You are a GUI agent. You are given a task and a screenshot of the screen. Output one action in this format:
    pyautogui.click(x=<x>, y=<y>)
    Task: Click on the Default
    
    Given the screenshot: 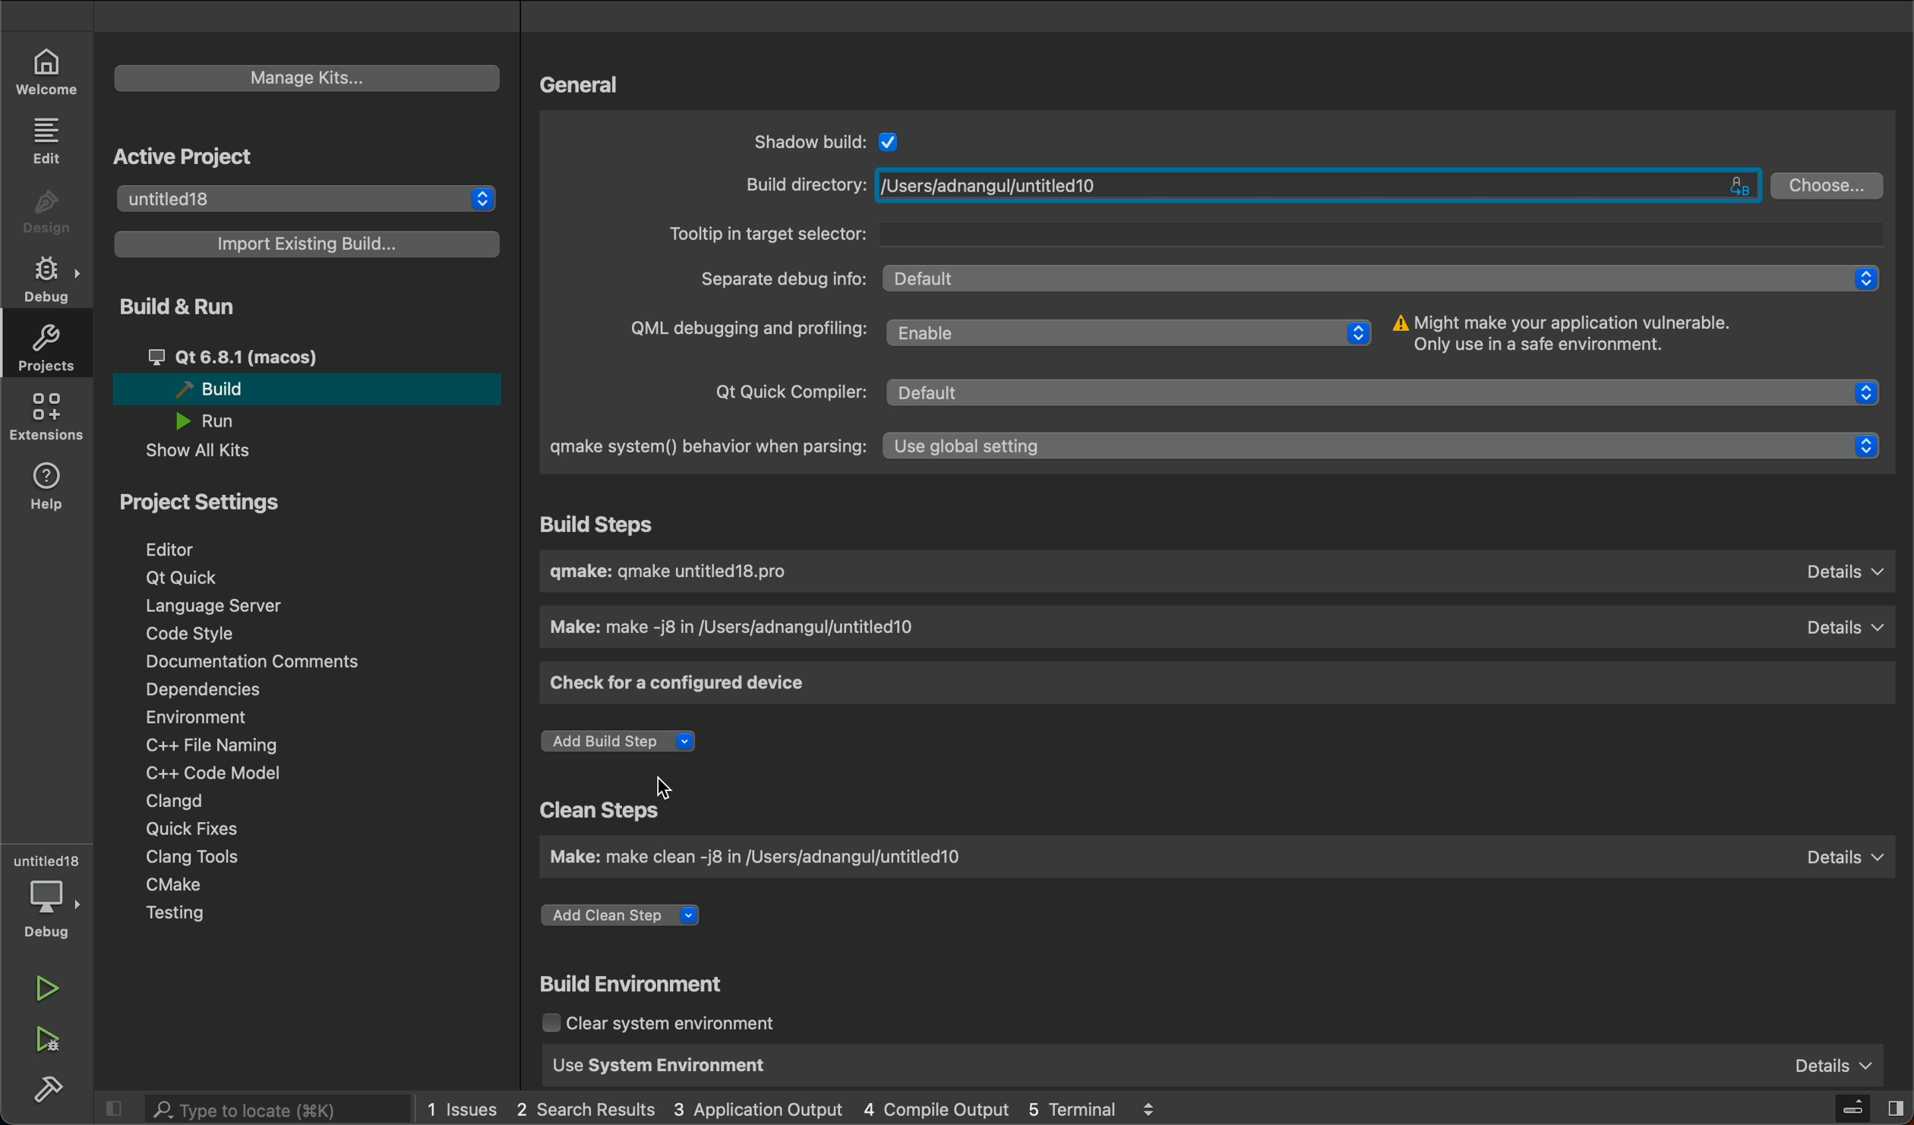 What is the action you would take?
    pyautogui.click(x=1382, y=279)
    